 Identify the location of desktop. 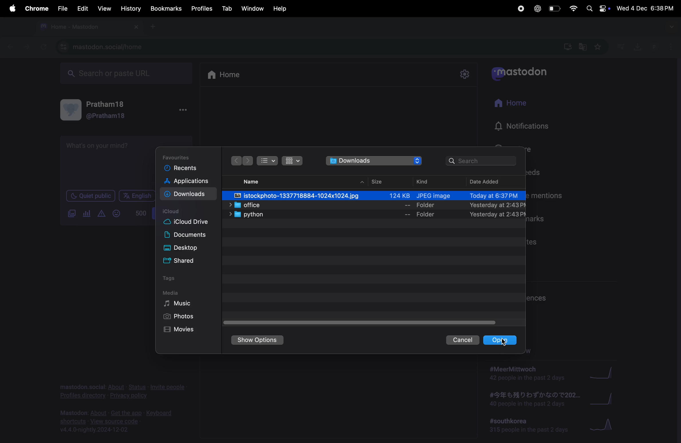
(189, 248).